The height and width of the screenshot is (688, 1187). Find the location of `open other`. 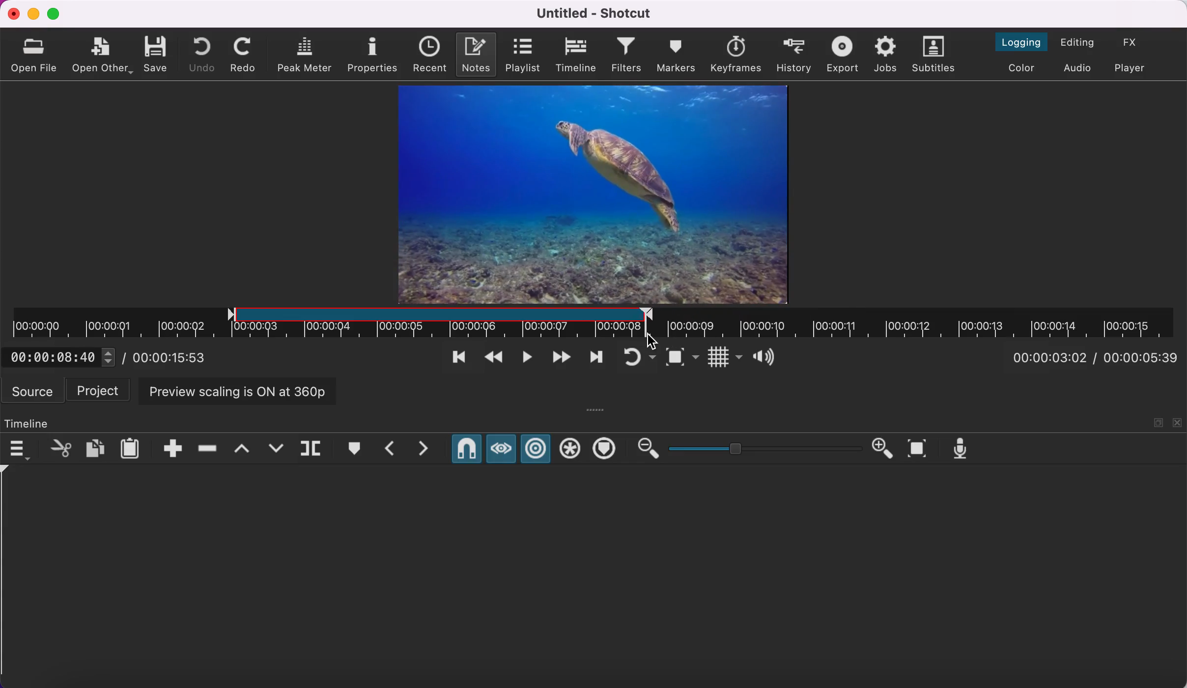

open other is located at coordinates (103, 56).